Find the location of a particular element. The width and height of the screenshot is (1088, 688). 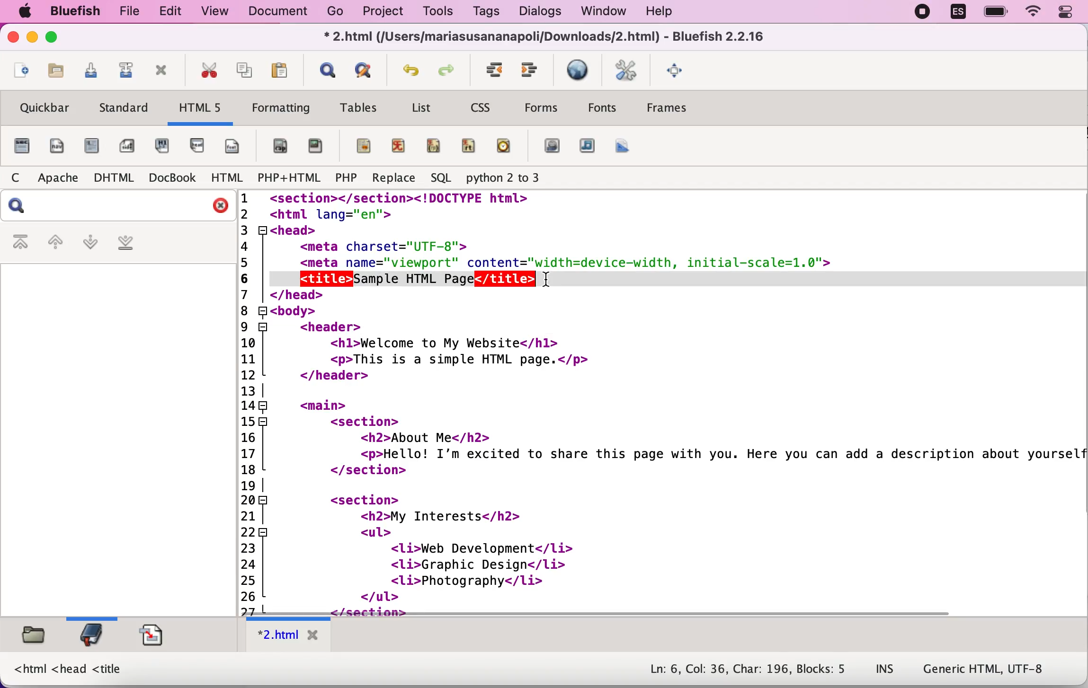

footer is located at coordinates (237, 145).